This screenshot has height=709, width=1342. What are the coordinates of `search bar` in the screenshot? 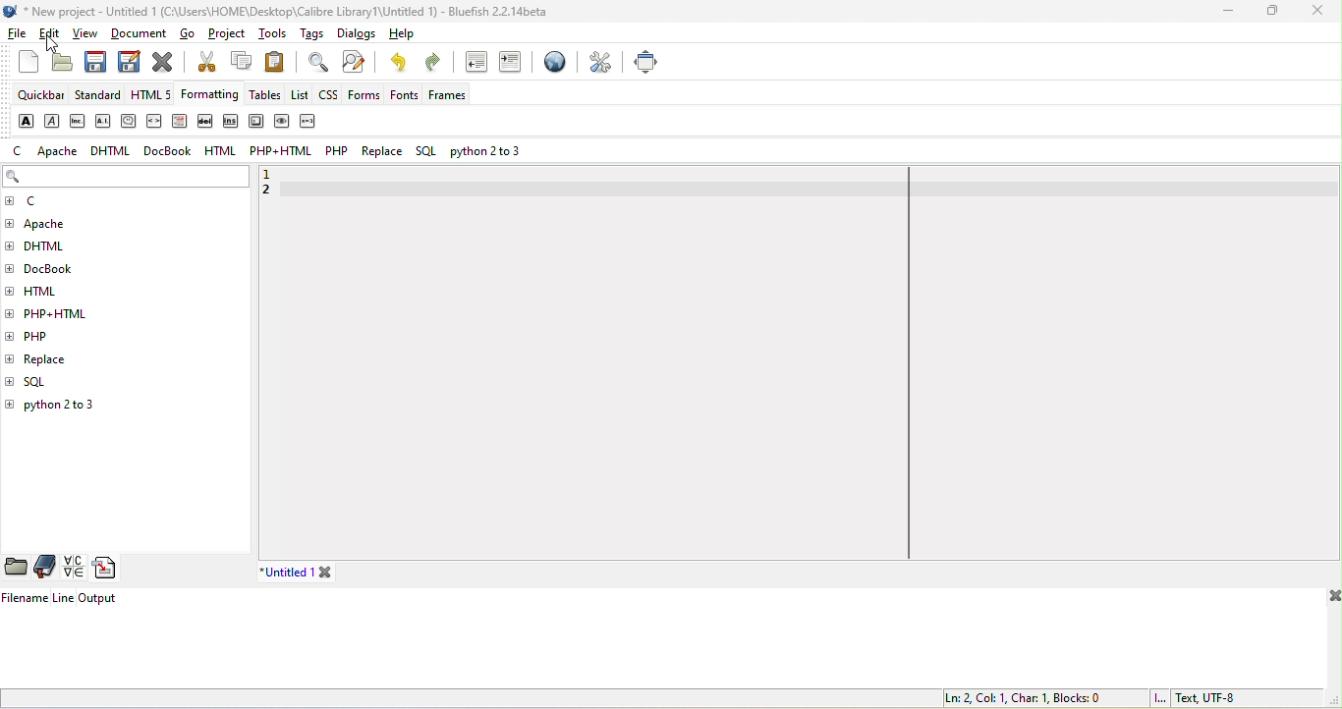 It's located at (126, 178).